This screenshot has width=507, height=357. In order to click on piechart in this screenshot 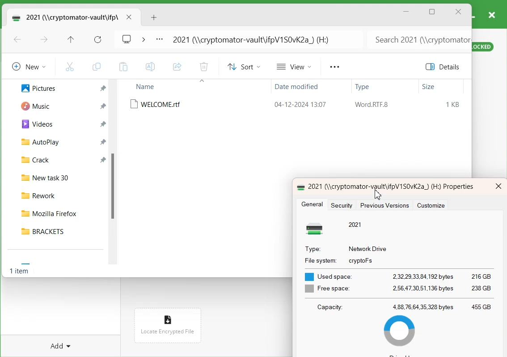, I will do `click(401, 332)`.